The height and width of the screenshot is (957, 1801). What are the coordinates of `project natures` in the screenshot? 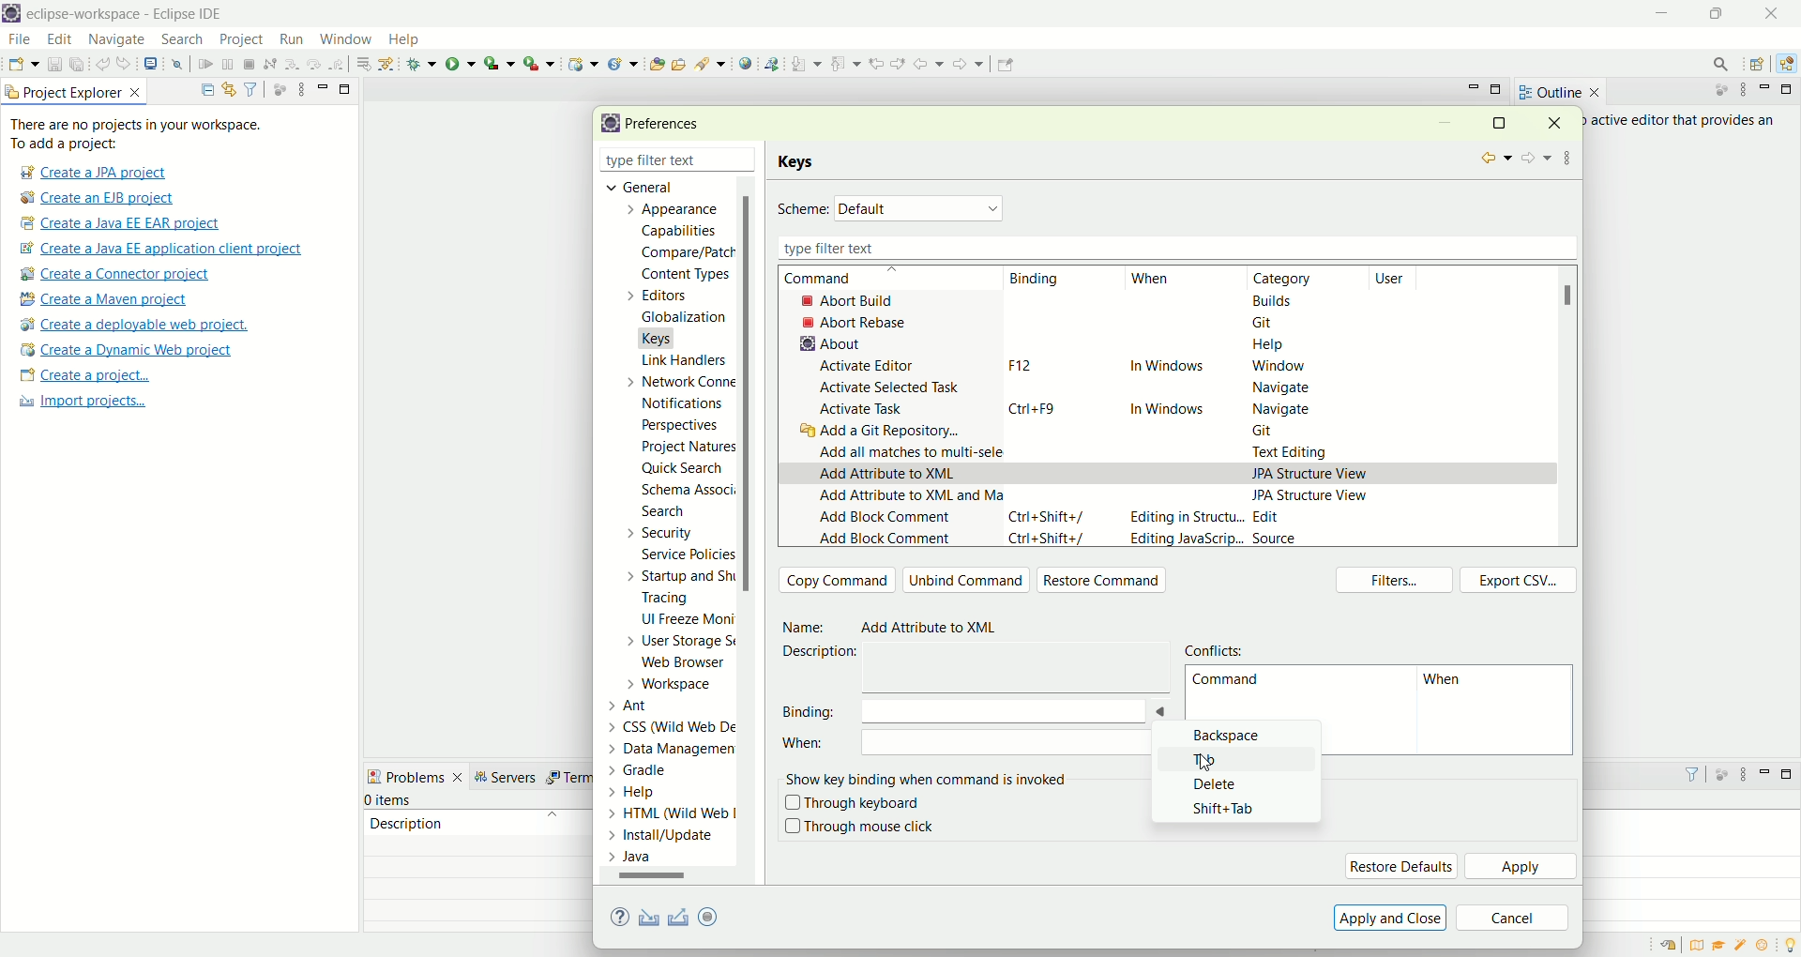 It's located at (685, 450).